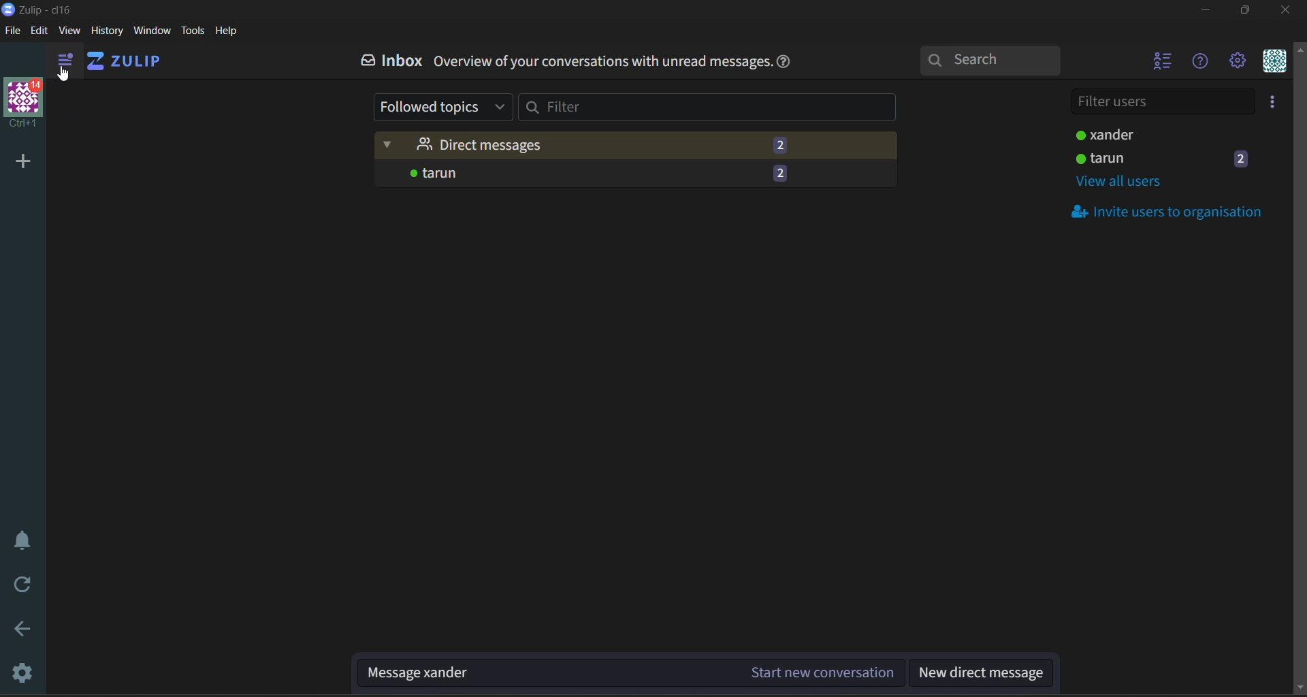  I want to click on view, so click(73, 32).